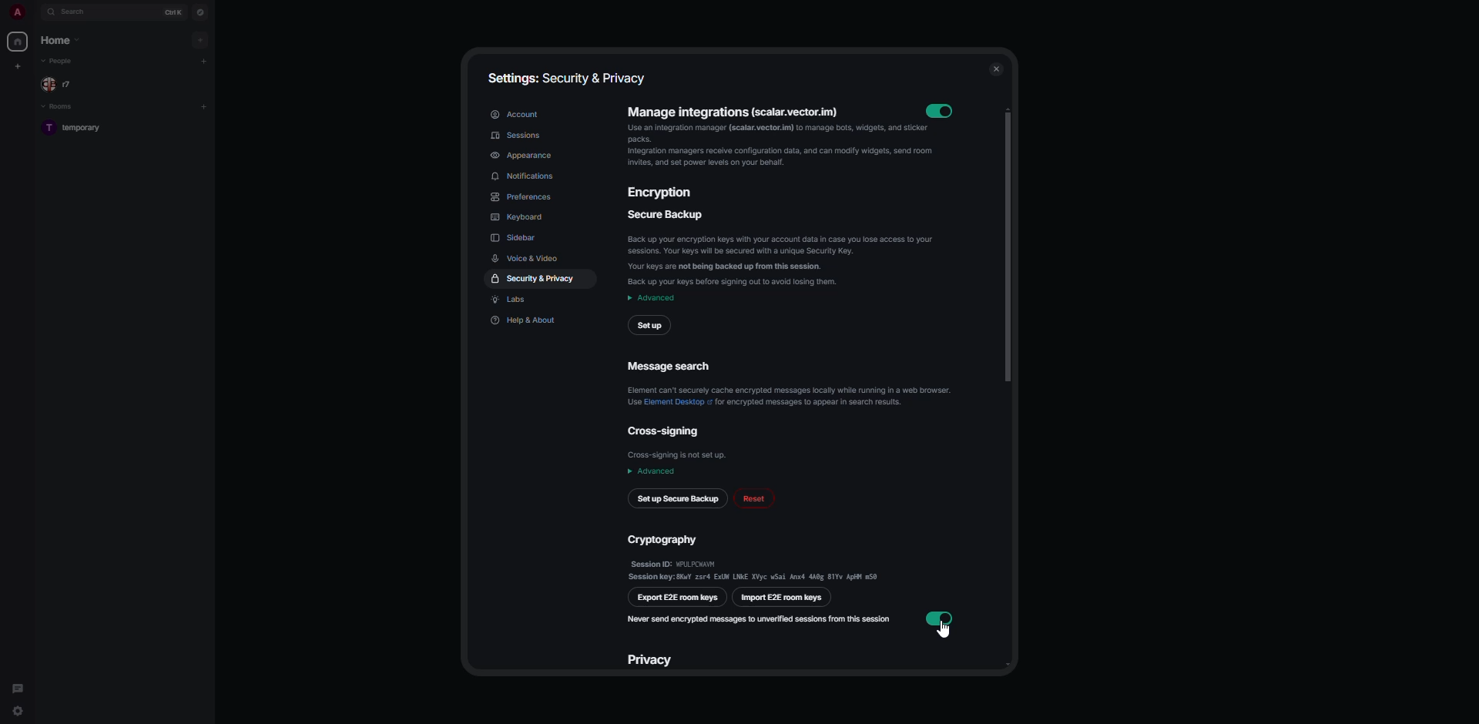 The image size is (1479, 724). What do you see at coordinates (664, 194) in the screenshot?
I see `encryption` at bounding box center [664, 194].